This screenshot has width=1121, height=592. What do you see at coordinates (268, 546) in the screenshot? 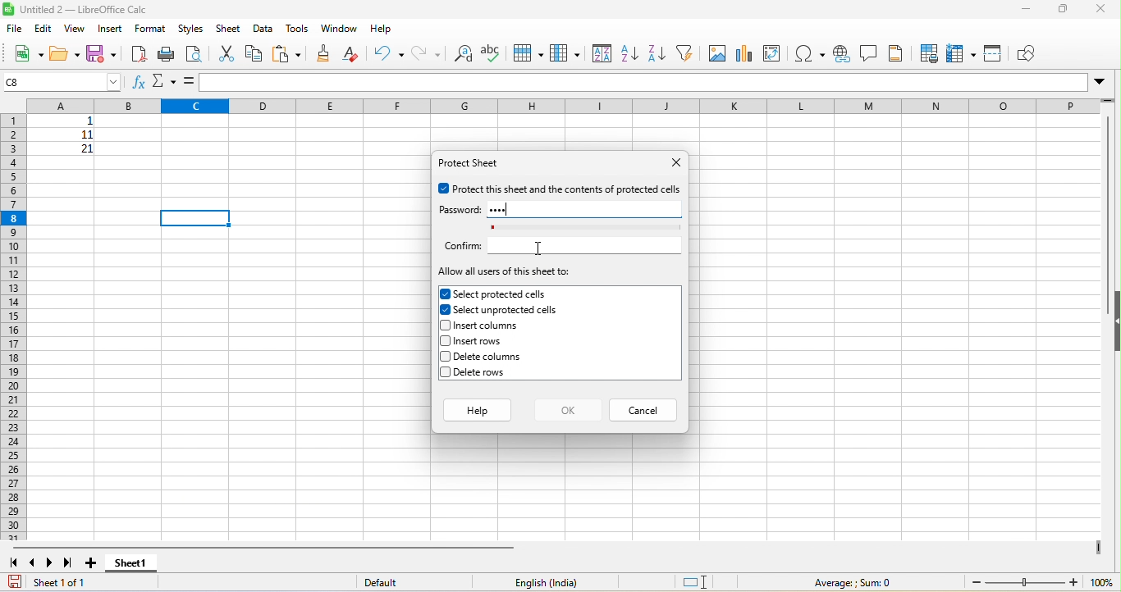
I see `horizontal scroll bar` at bounding box center [268, 546].